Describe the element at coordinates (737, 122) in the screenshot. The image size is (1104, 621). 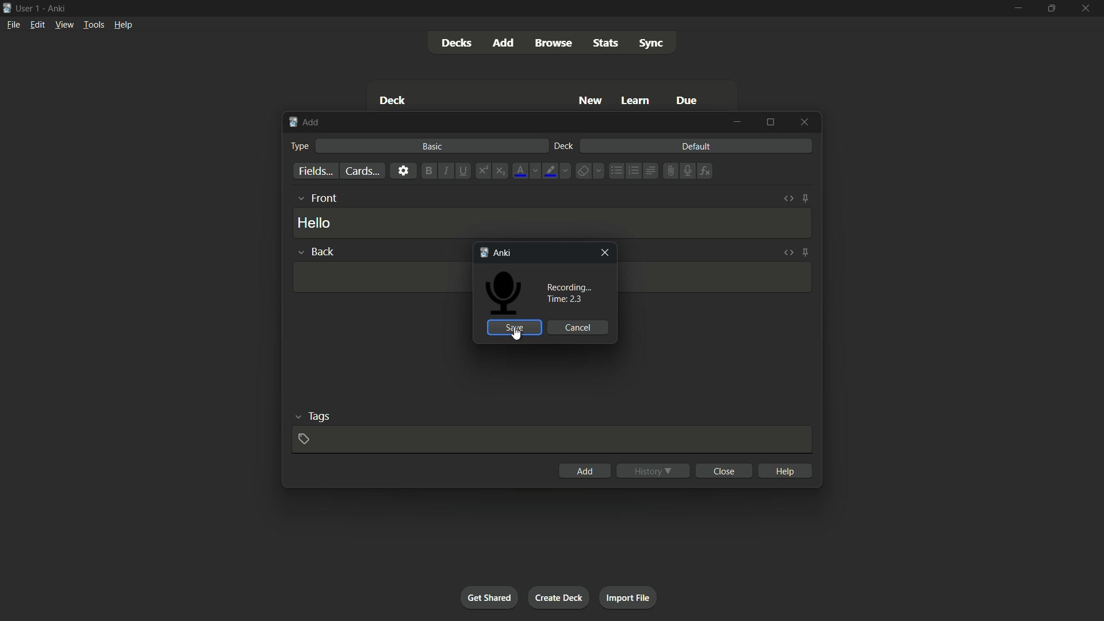
I see `minimize` at that location.